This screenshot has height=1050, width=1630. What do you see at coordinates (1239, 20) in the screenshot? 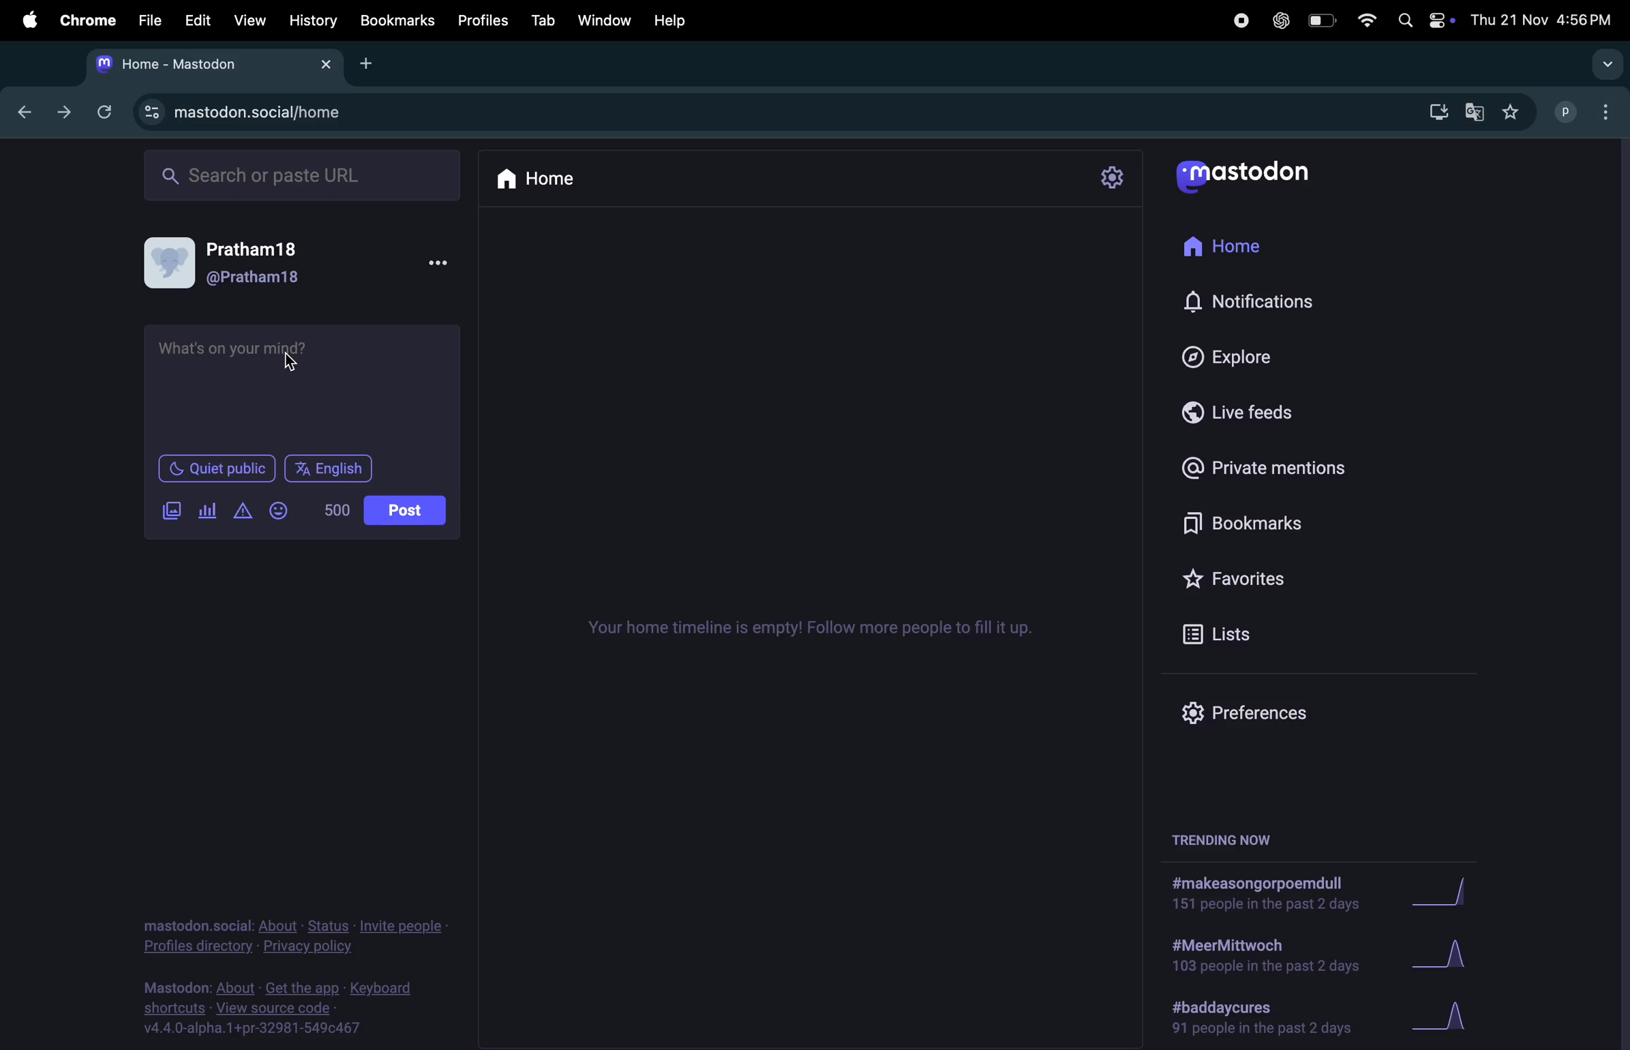
I see `record` at bounding box center [1239, 20].